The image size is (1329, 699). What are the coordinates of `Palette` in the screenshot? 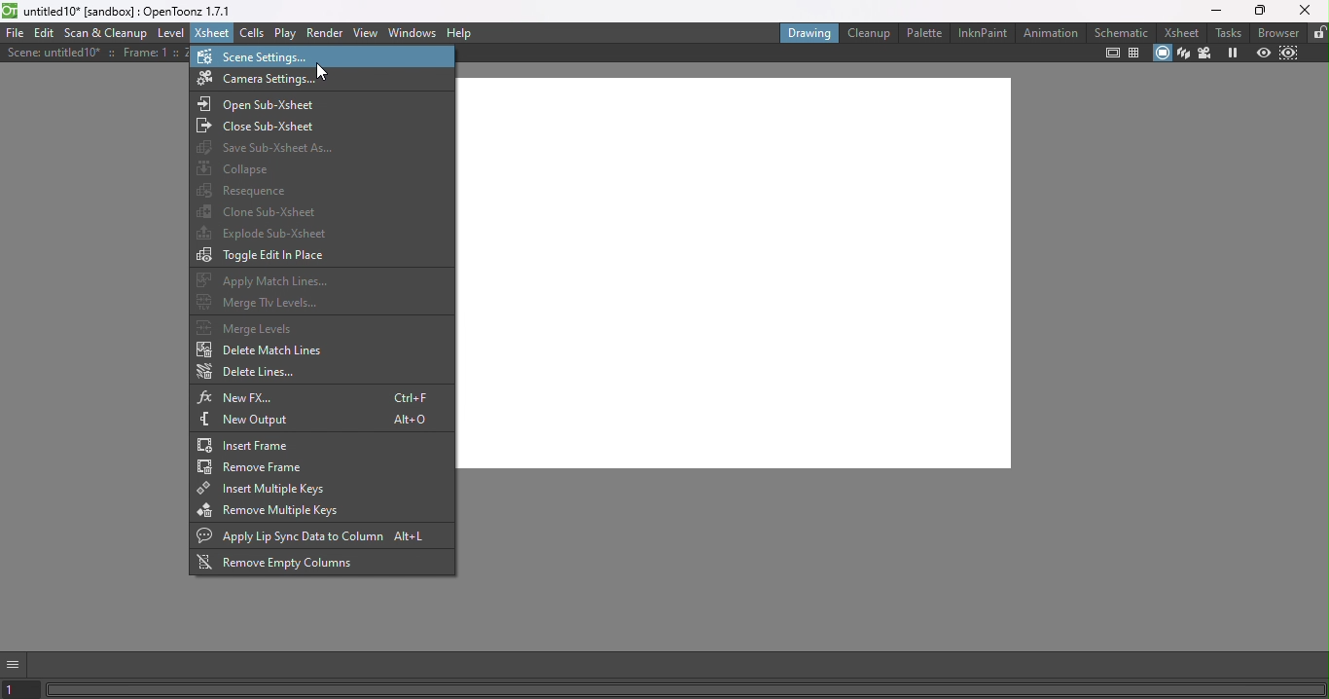 It's located at (923, 32).